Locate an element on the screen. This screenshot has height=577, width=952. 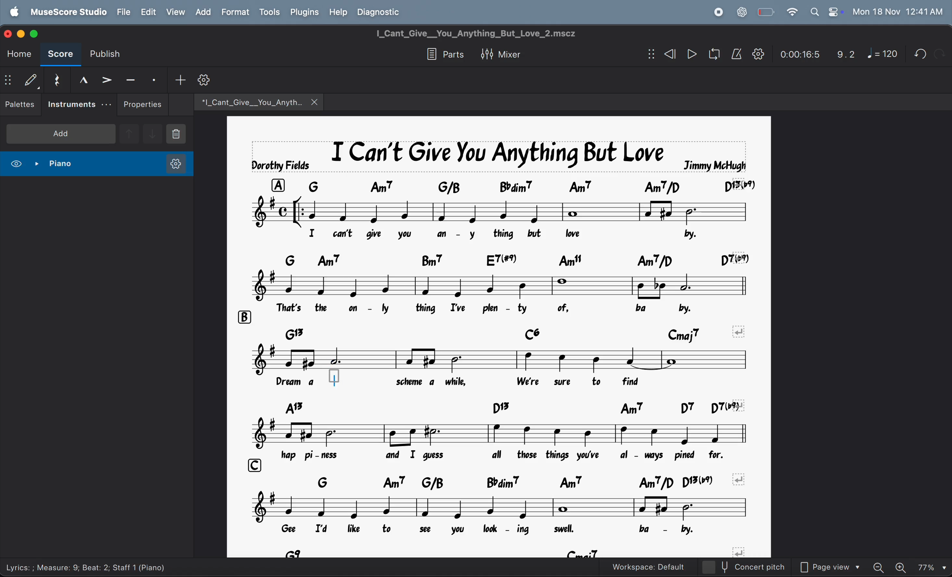
chord symbols is located at coordinates (513, 333).